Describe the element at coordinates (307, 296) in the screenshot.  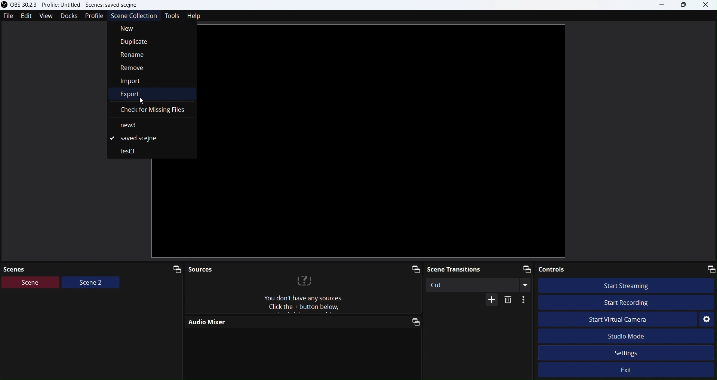
I see `text` at that location.